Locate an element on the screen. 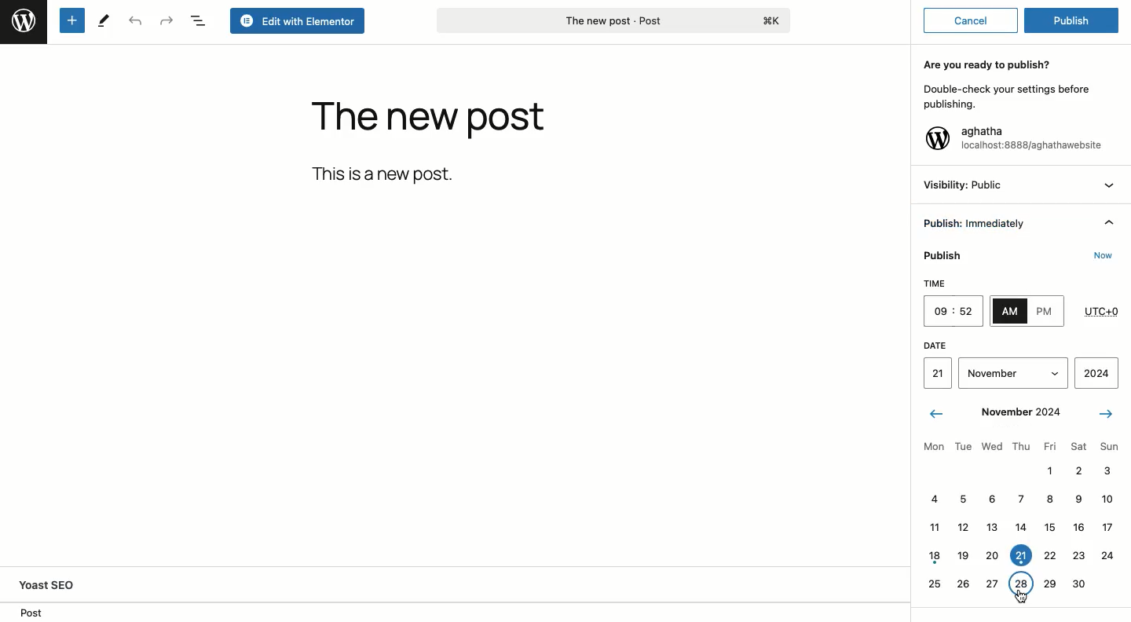  14 is located at coordinates (1019, 526).